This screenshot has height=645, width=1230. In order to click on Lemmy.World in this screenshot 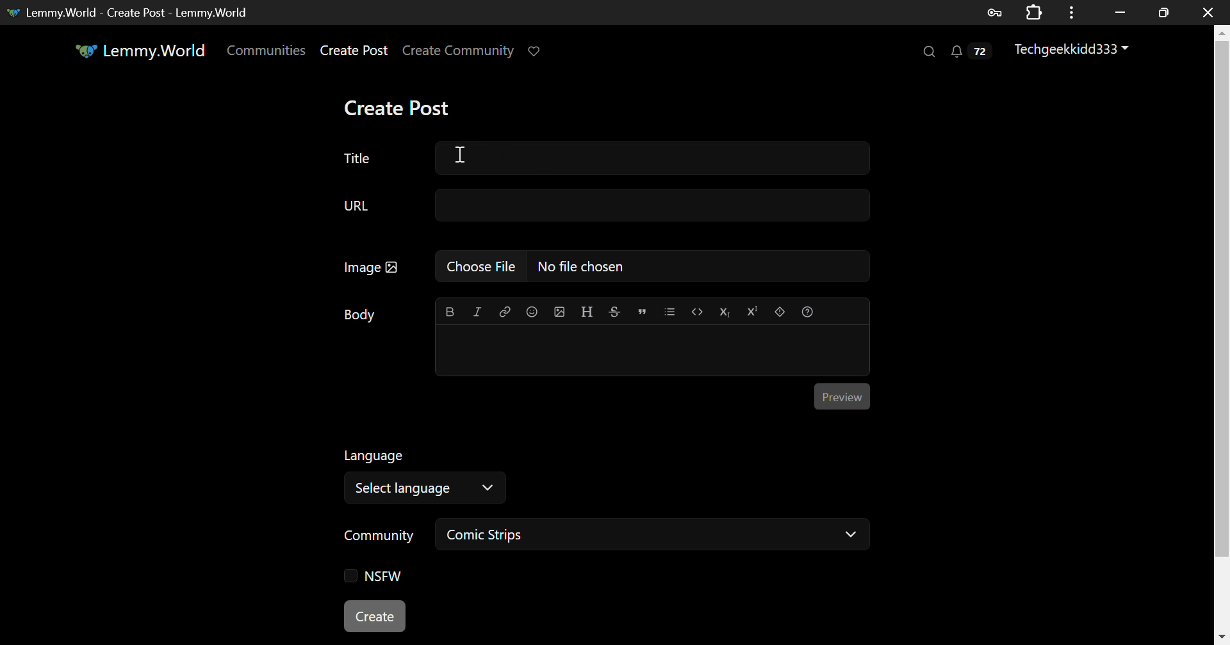, I will do `click(140, 51)`.